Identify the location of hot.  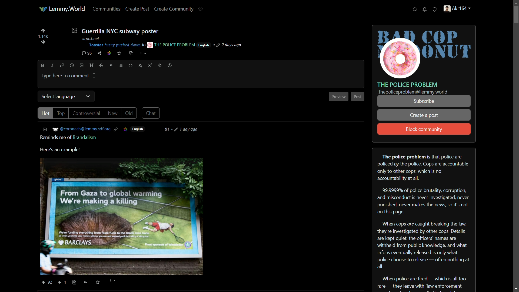
(45, 113).